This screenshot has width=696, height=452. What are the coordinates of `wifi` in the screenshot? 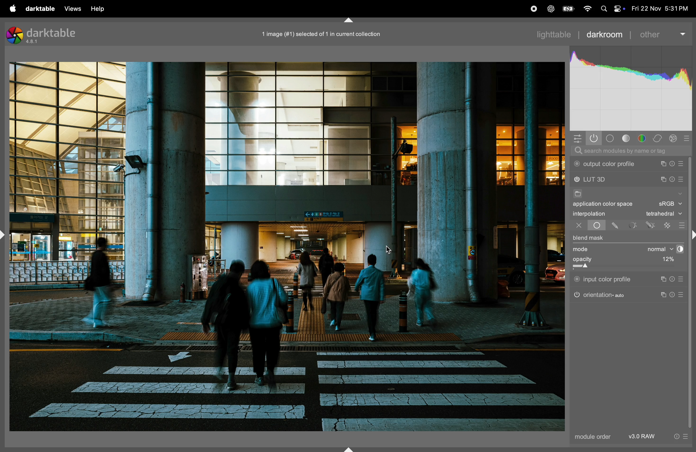 It's located at (587, 9).